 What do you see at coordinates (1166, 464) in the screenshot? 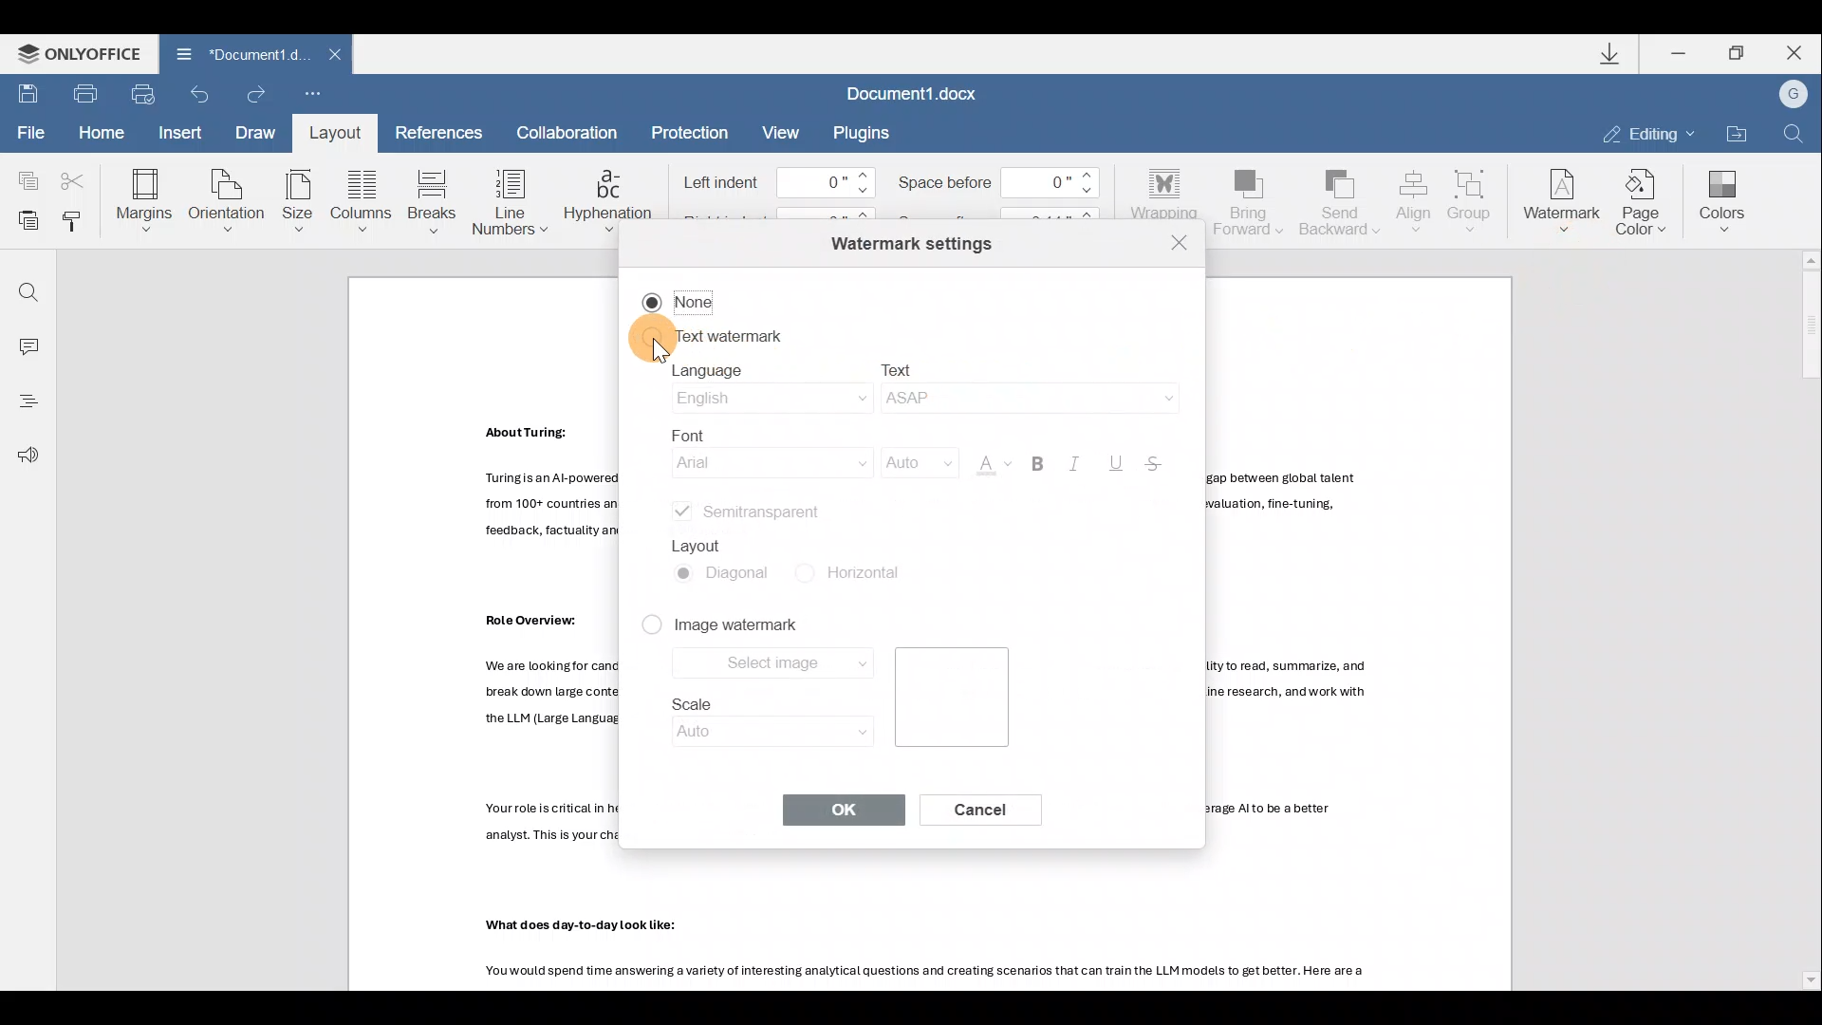
I see `Strikethrough` at bounding box center [1166, 464].